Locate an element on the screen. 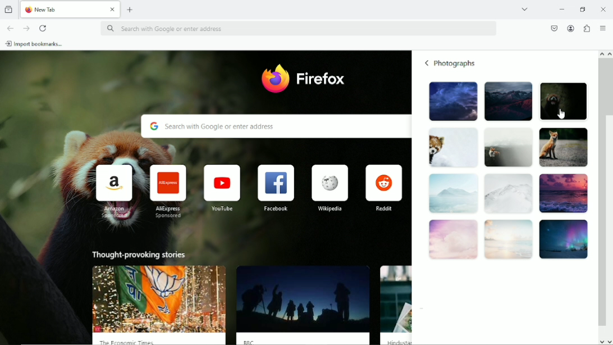 The image size is (613, 345). Logo is located at coordinates (275, 79).